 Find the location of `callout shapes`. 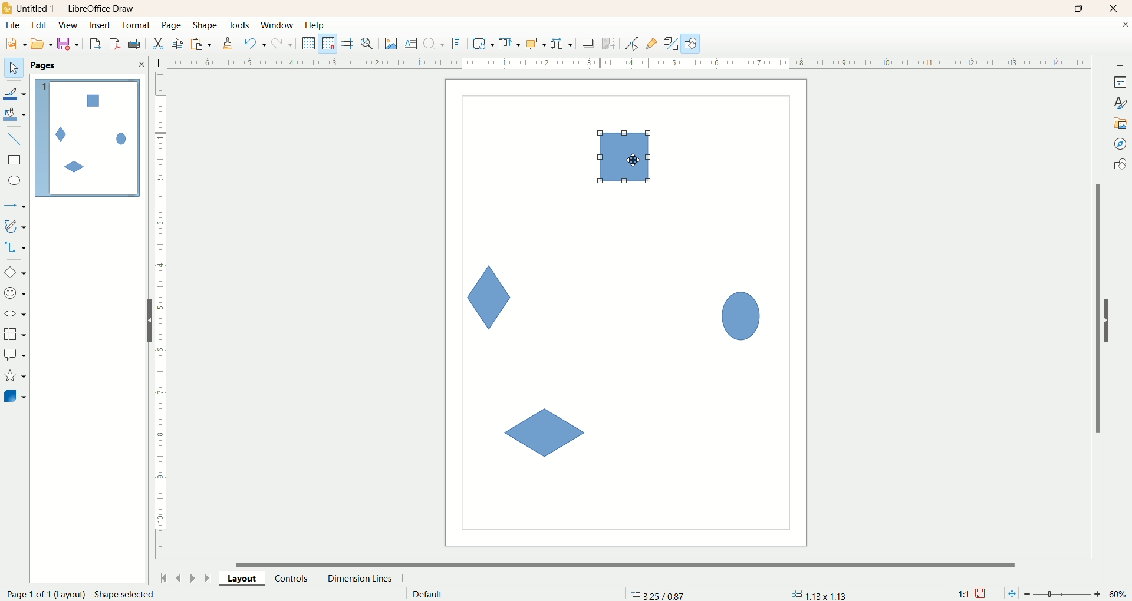

callout shapes is located at coordinates (15, 355).